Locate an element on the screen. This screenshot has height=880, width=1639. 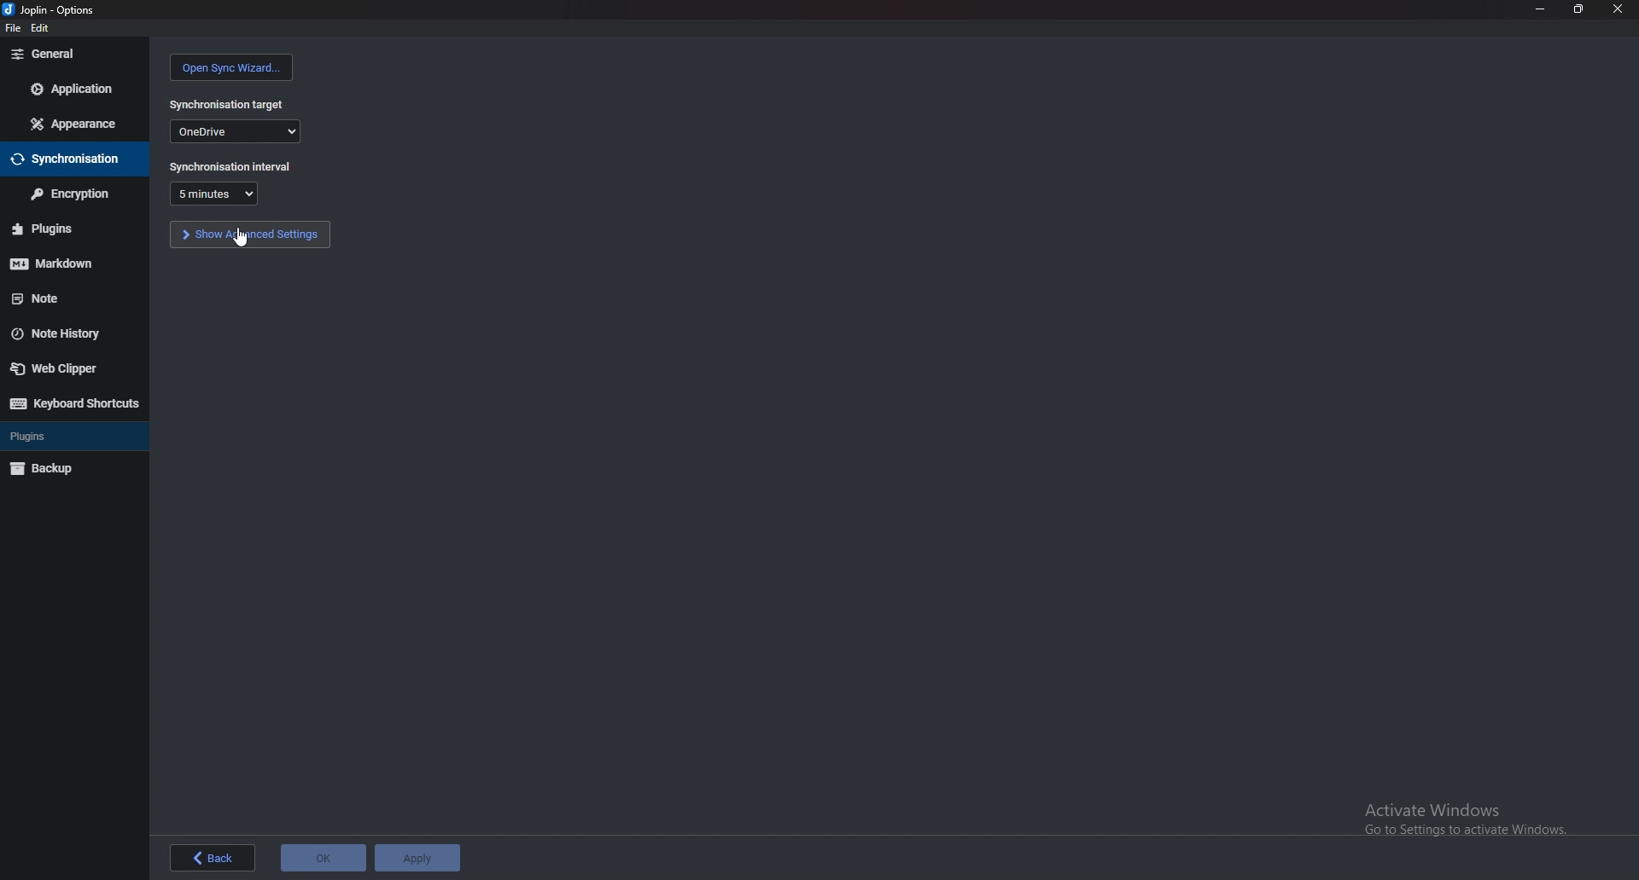
open sync wizard is located at coordinates (234, 67).